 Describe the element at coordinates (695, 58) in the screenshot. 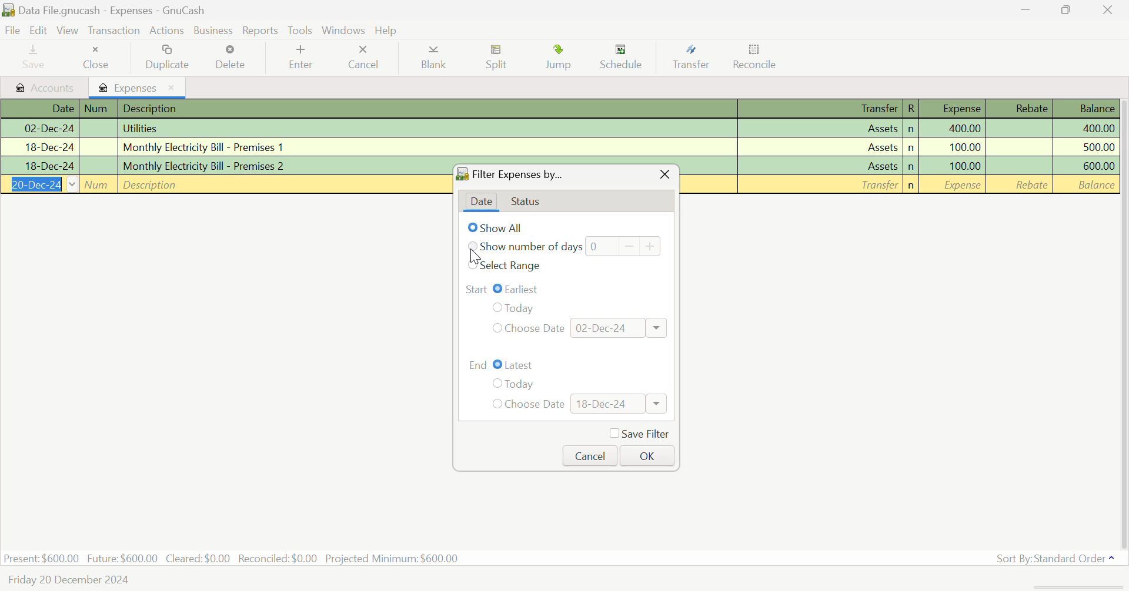

I see `Transfer` at that location.